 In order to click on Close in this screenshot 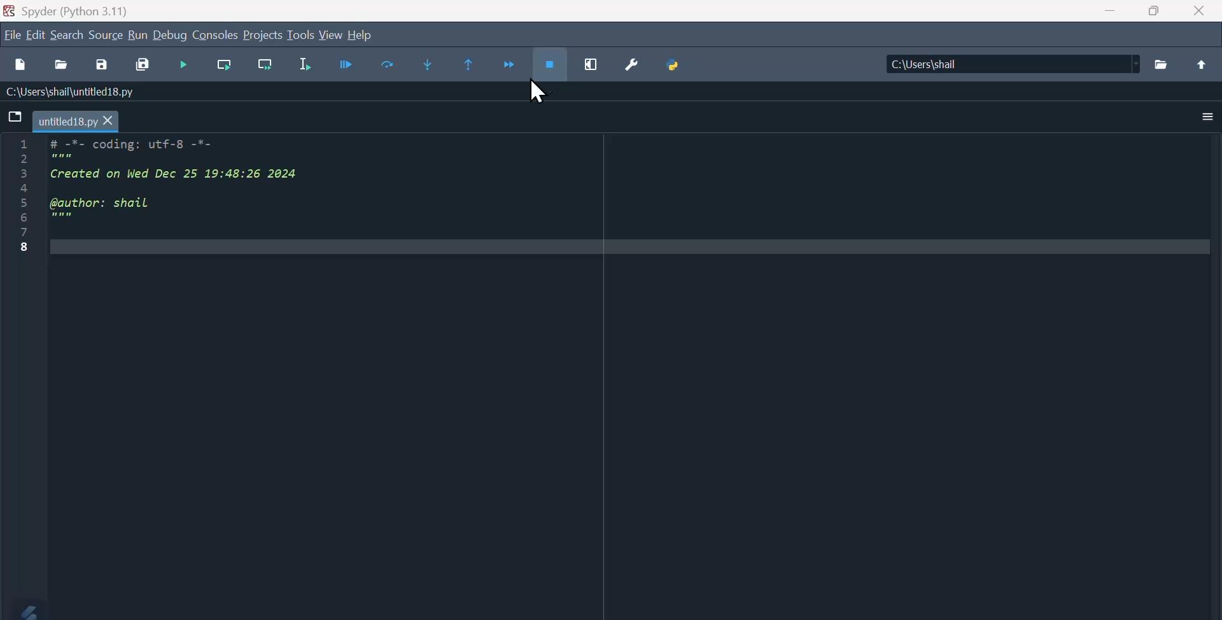, I will do `click(1198, 12)`.